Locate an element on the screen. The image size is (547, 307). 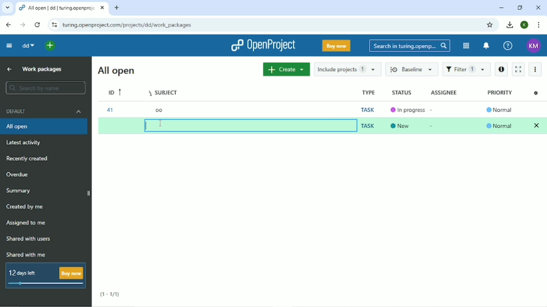
Baseline is located at coordinates (412, 69).